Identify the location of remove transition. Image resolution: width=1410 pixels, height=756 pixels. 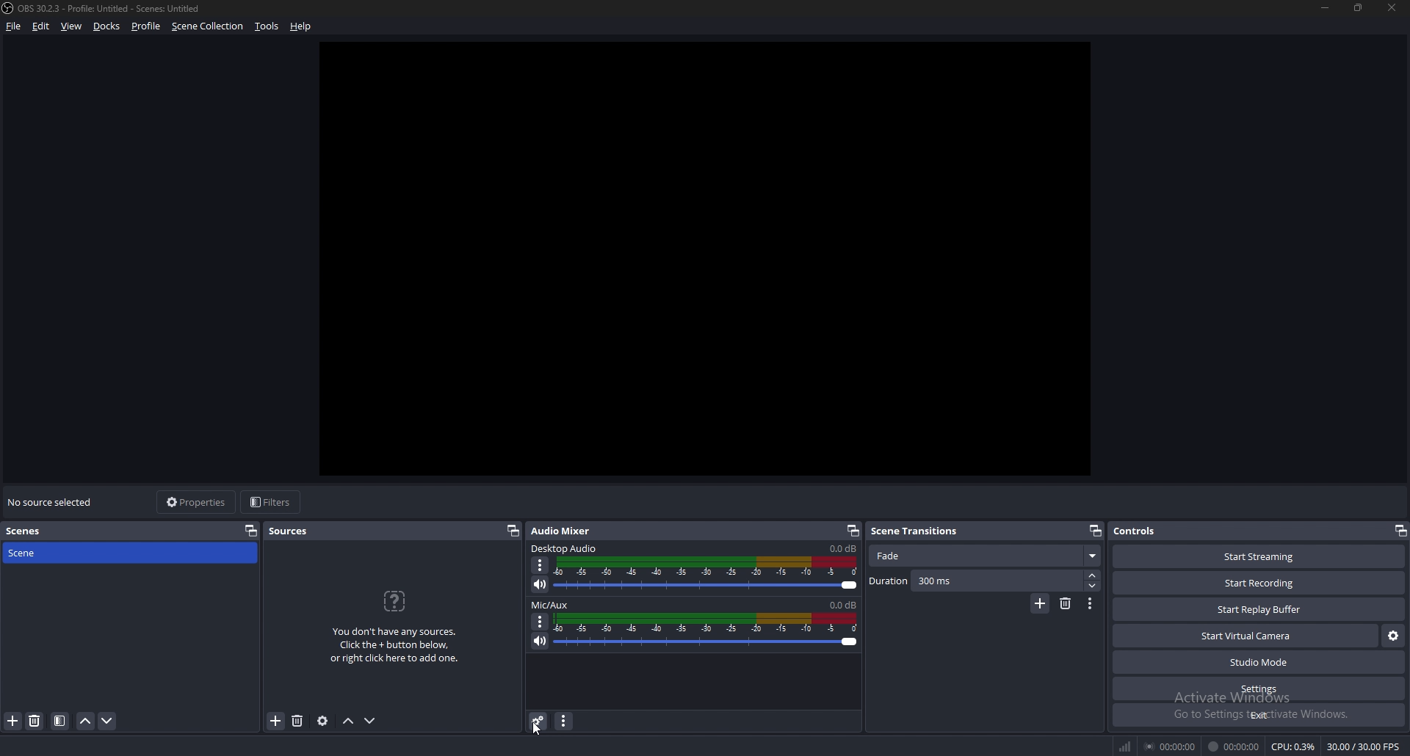
(1065, 604).